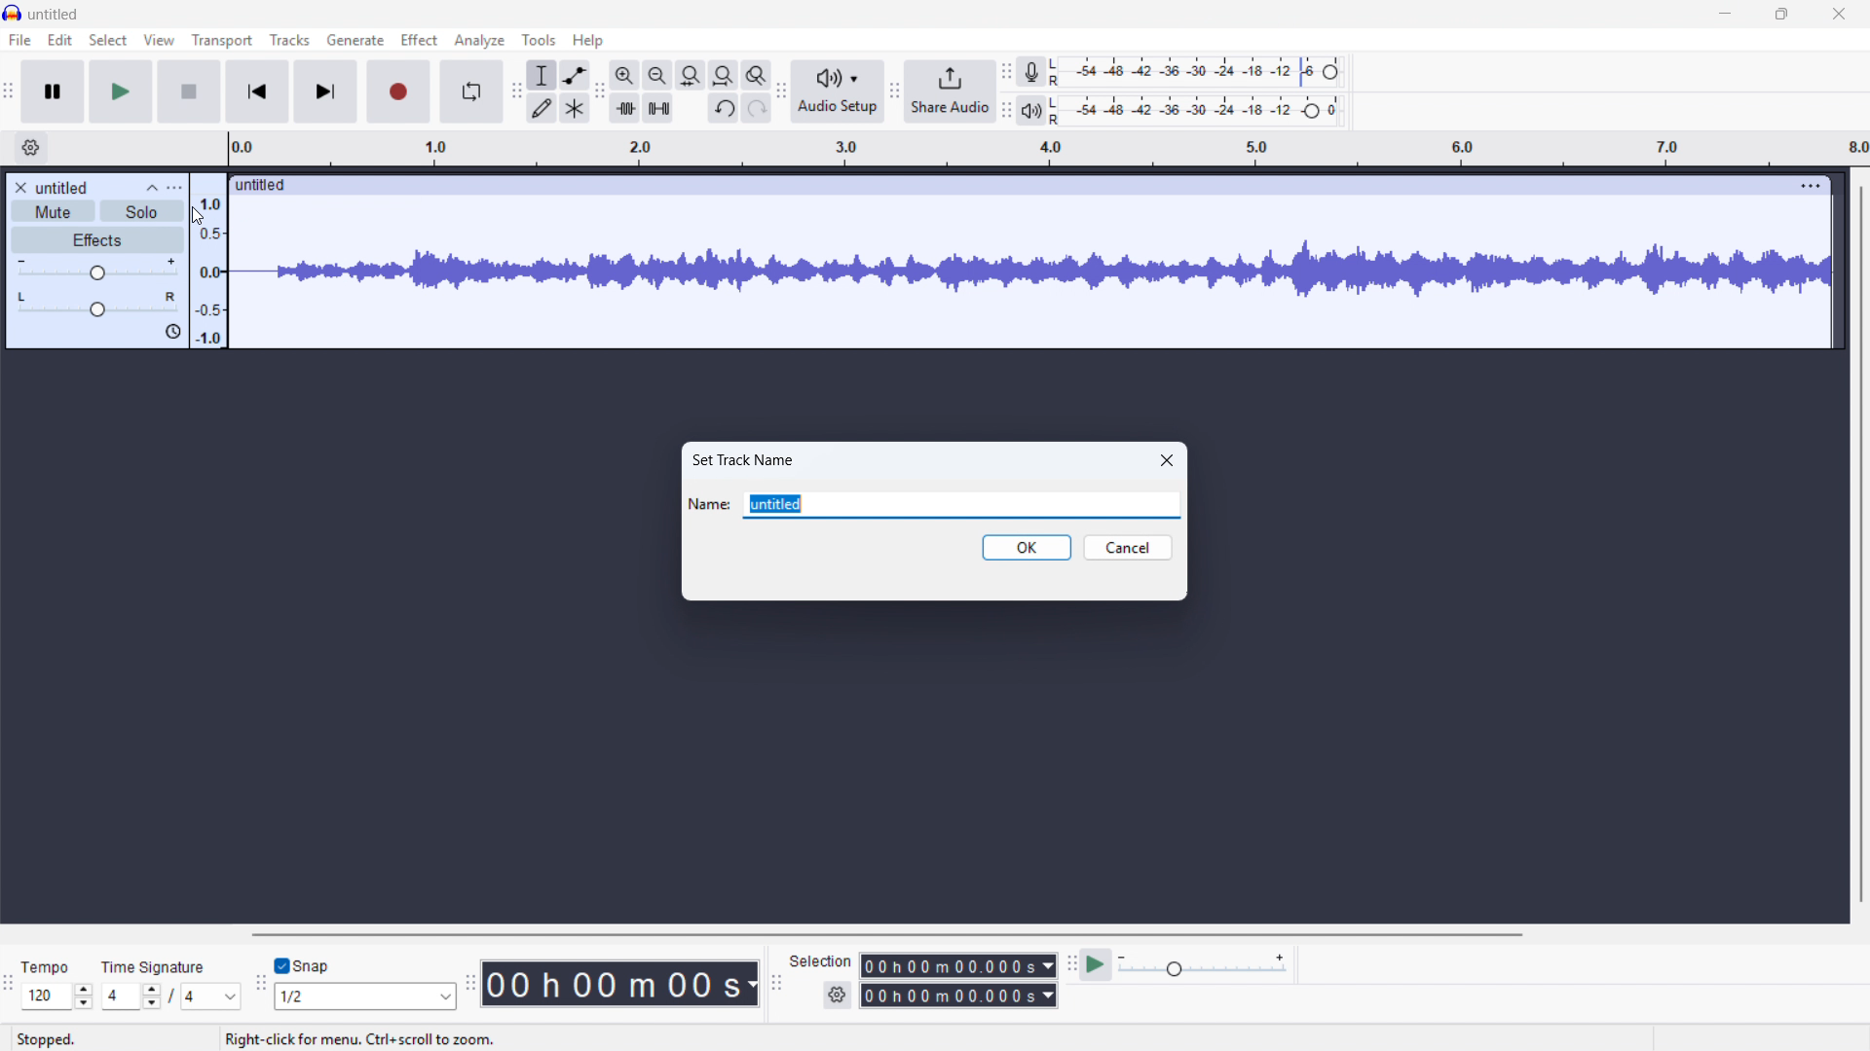  Describe the element at coordinates (659, 109) in the screenshot. I see `Silence audio selection ` at that location.